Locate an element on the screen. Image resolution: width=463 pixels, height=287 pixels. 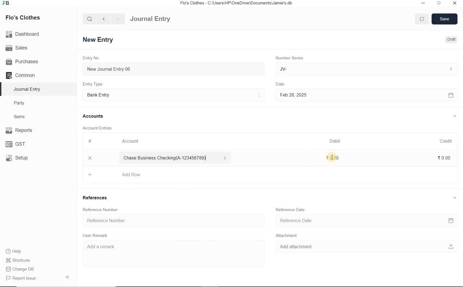
Setup is located at coordinates (22, 158).